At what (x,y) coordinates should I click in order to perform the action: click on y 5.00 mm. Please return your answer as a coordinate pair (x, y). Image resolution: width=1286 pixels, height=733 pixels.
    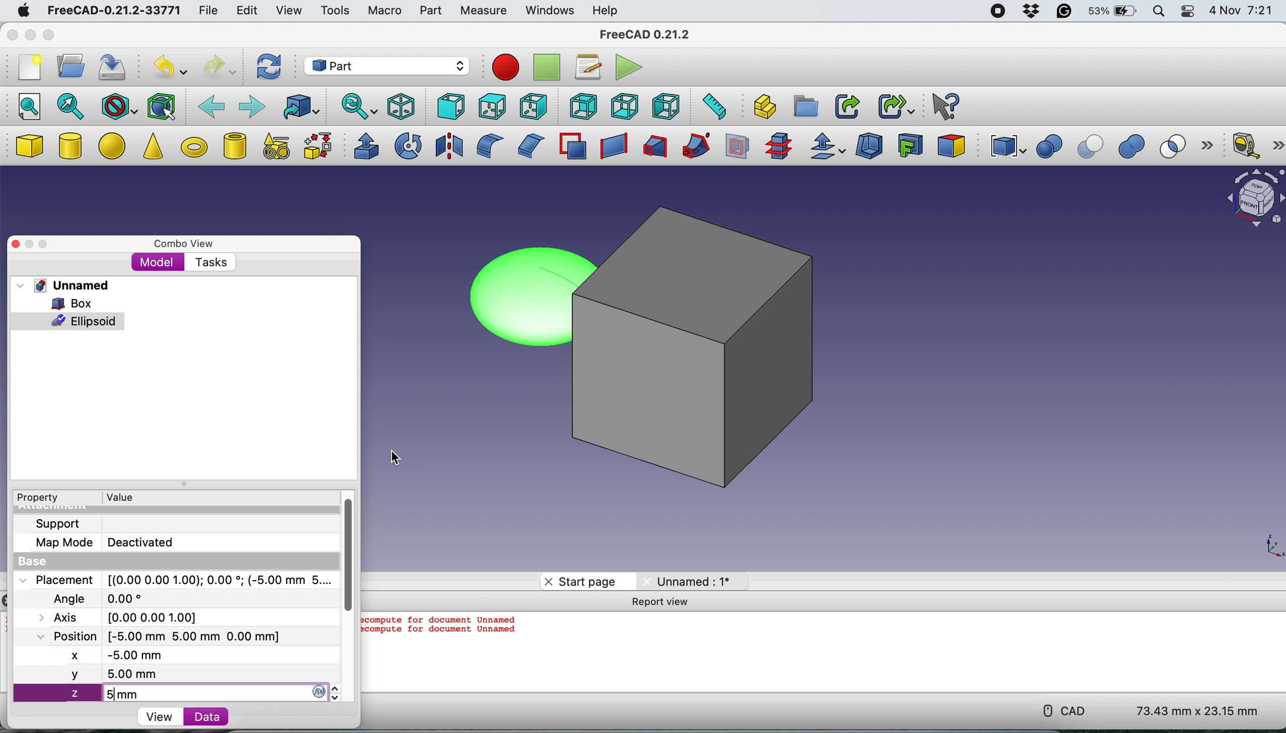
    Looking at the image, I should click on (176, 676).